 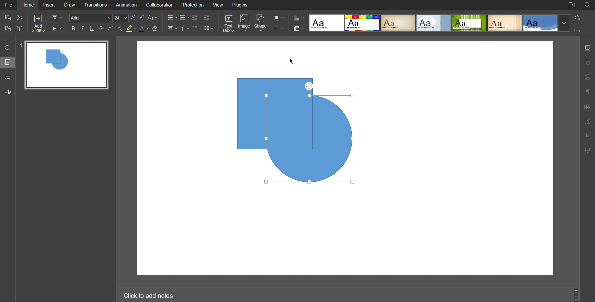 What do you see at coordinates (576, 295) in the screenshot?
I see `Scroll Bar` at bounding box center [576, 295].